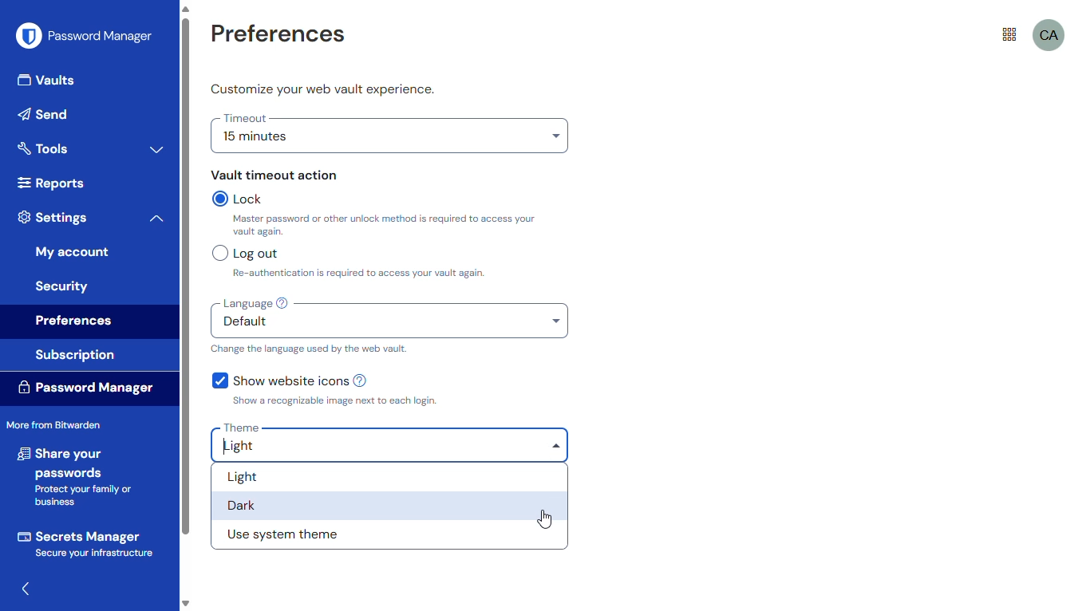 The image size is (1090, 611). Describe the element at coordinates (245, 303) in the screenshot. I see `language` at that location.